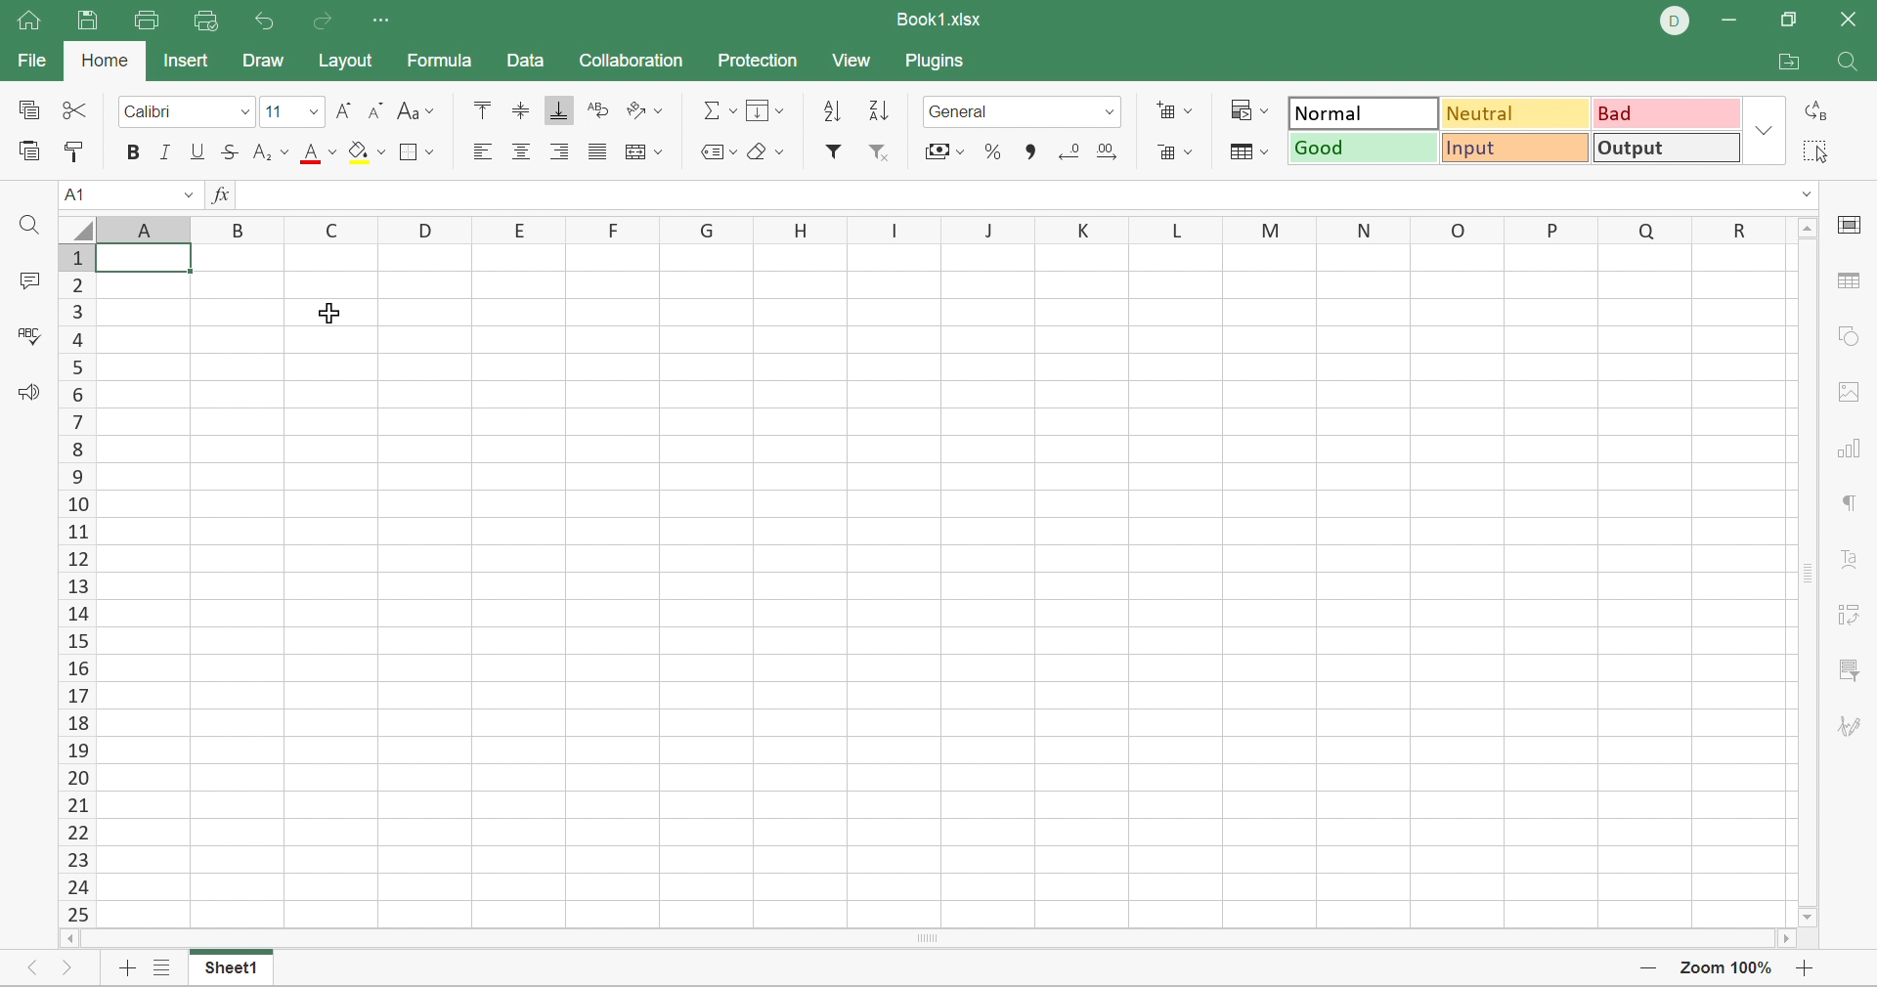  Describe the element at coordinates (316, 111) in the screenshot. I see `Drop Down` at that location.